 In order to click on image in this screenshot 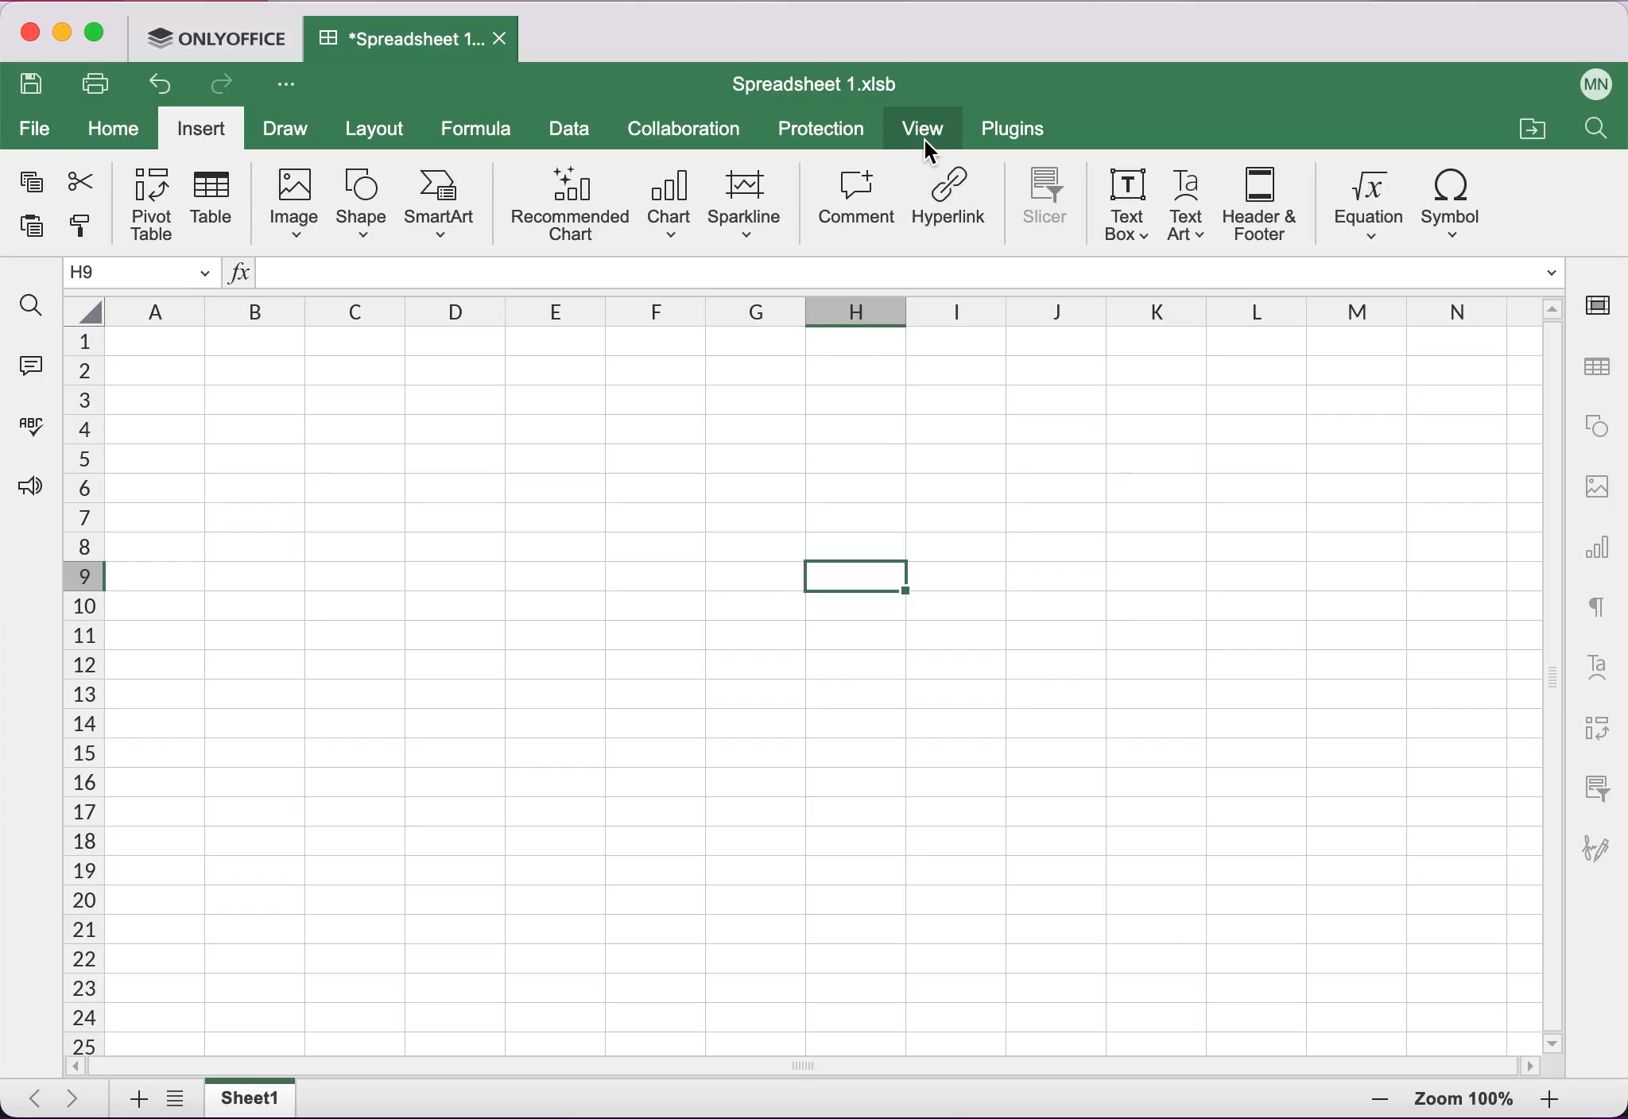, I will do `click(1595, 495)`.